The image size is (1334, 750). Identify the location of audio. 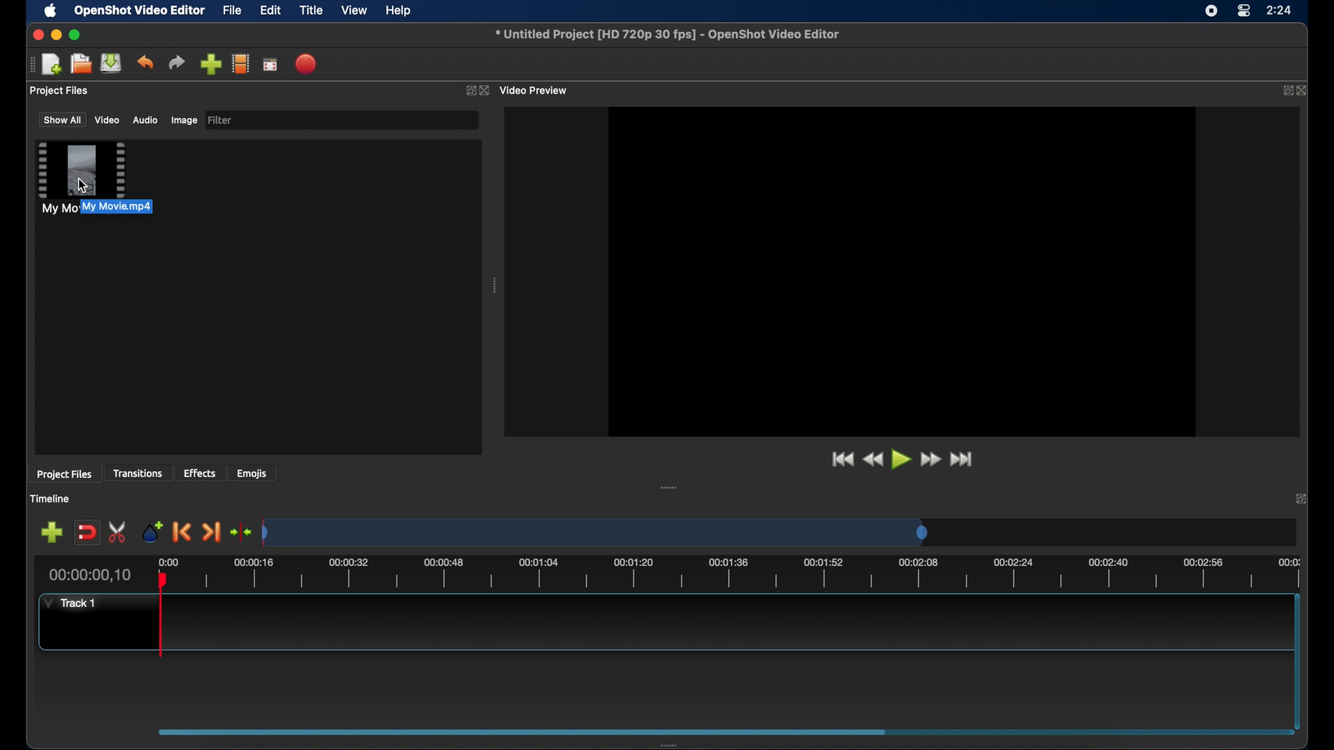
(146, 120).